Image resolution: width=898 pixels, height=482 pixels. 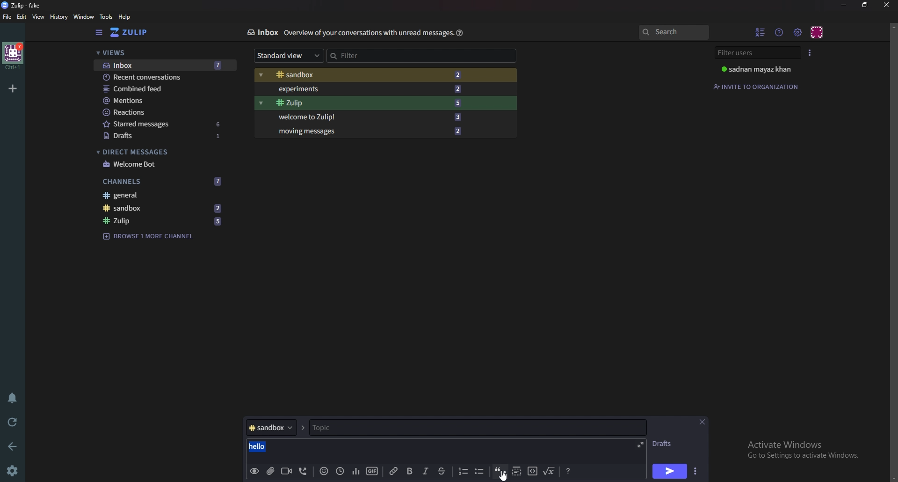 What do you see at coordinates (160, 102) in the screenshot?
I see `Mentions` at bounding box center [160, 102].